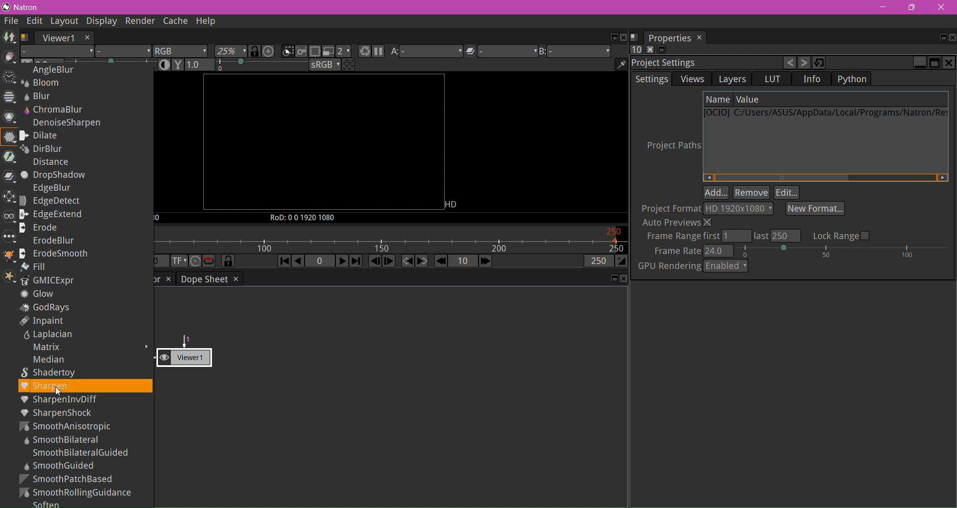  I want to click on Current Project format, so click(738, 209).